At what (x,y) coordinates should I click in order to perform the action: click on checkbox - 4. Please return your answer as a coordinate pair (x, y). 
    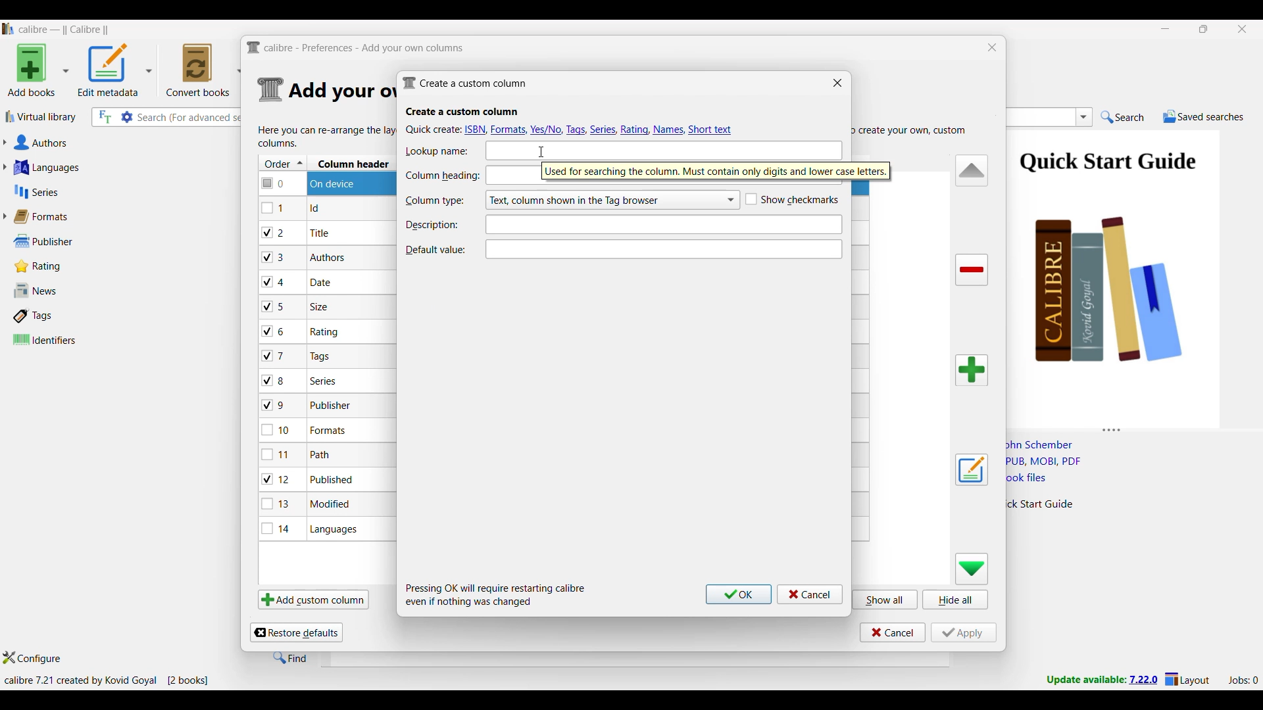
    Looking at the image, I should click on (274, 281).